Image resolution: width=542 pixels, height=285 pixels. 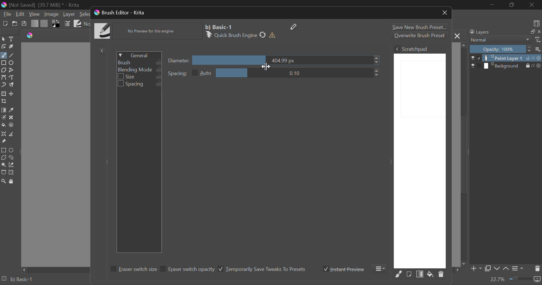 I want to click on Instant Preview, so click(x=344, y=269).